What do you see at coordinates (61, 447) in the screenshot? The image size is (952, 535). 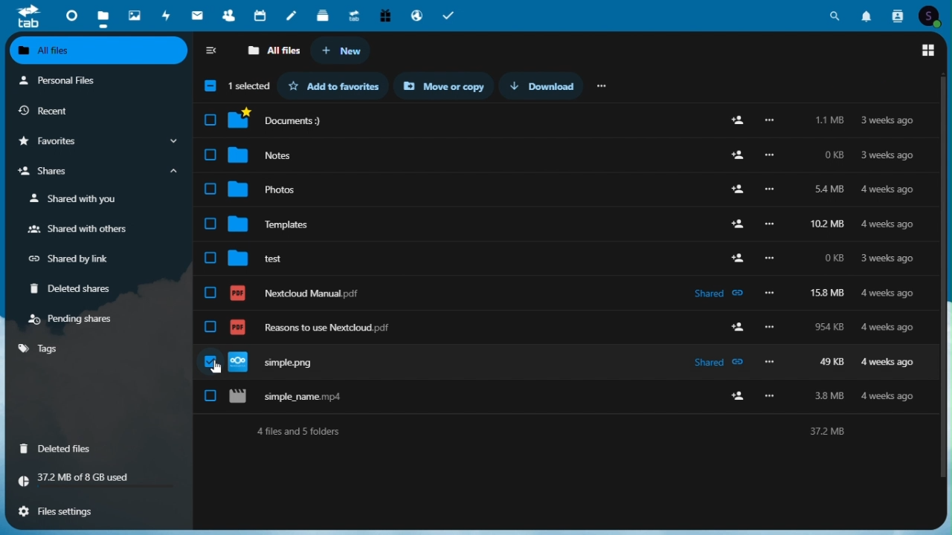 I see `deleted files` at bounding box center [61, 447].